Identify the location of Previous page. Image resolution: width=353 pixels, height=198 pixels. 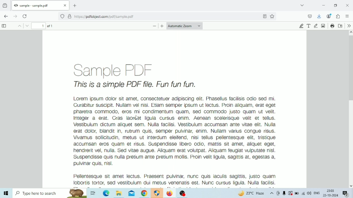
(20, 26).